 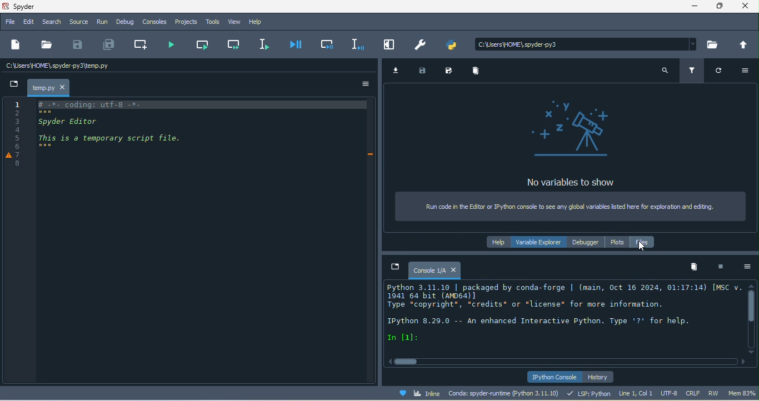 What do you see at coordinates (717, 392) in the screenshot?
I see `rw` at bounding box center [717, 392].